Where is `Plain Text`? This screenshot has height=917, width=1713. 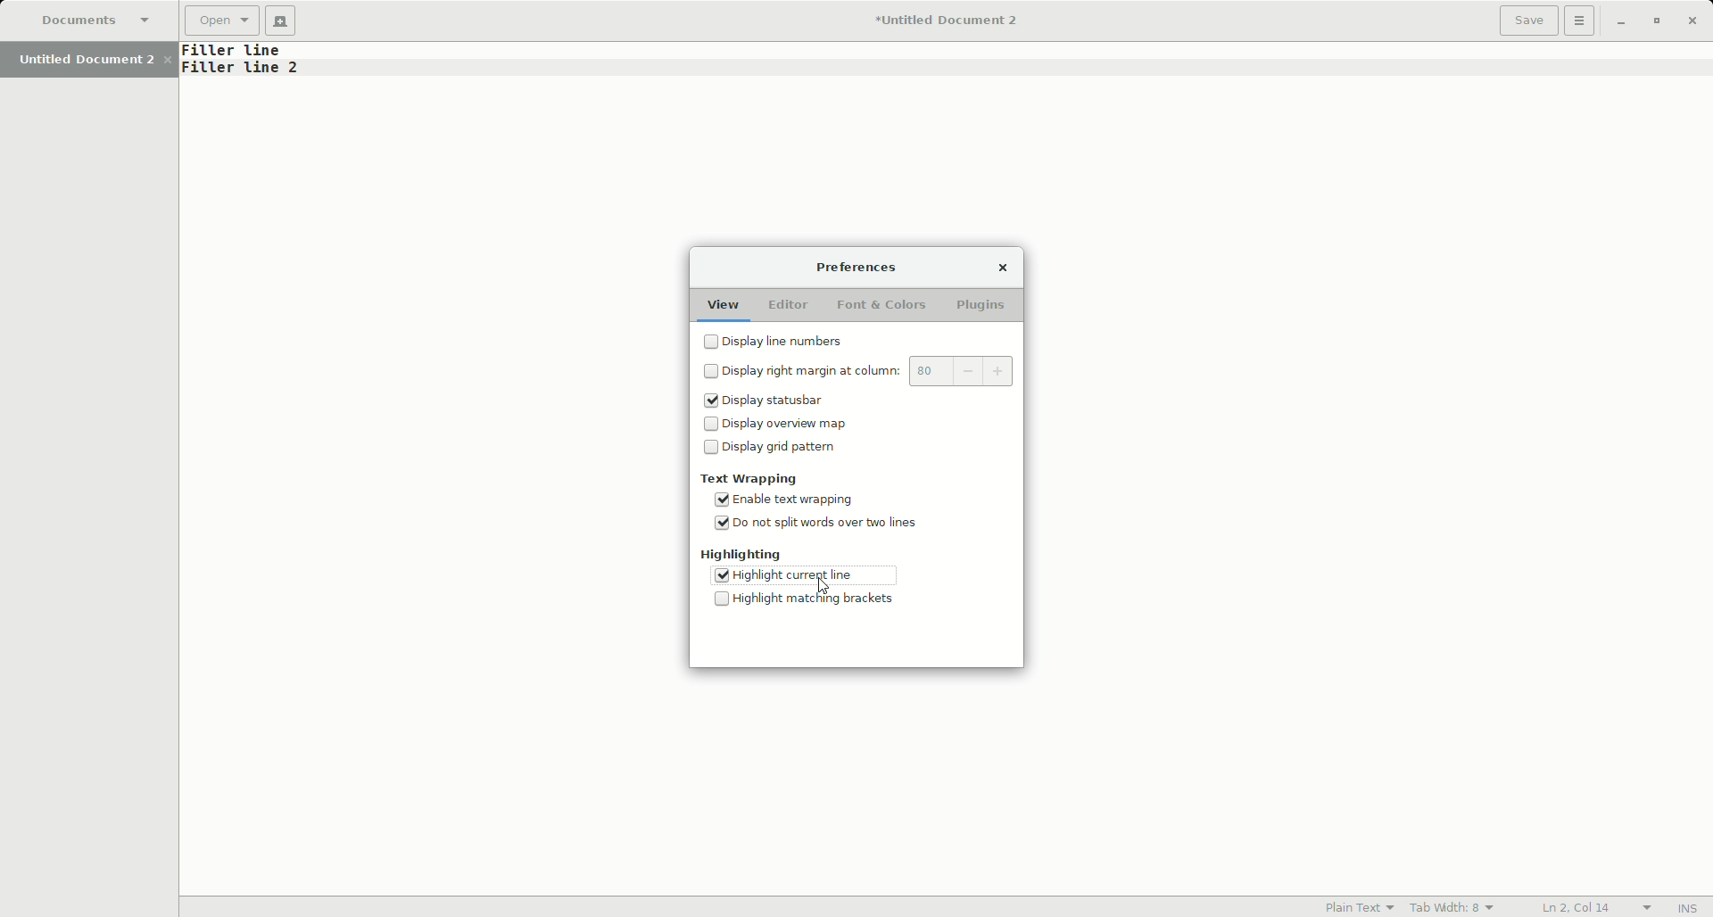
Plain Text is located at coordinates (1353, 906).